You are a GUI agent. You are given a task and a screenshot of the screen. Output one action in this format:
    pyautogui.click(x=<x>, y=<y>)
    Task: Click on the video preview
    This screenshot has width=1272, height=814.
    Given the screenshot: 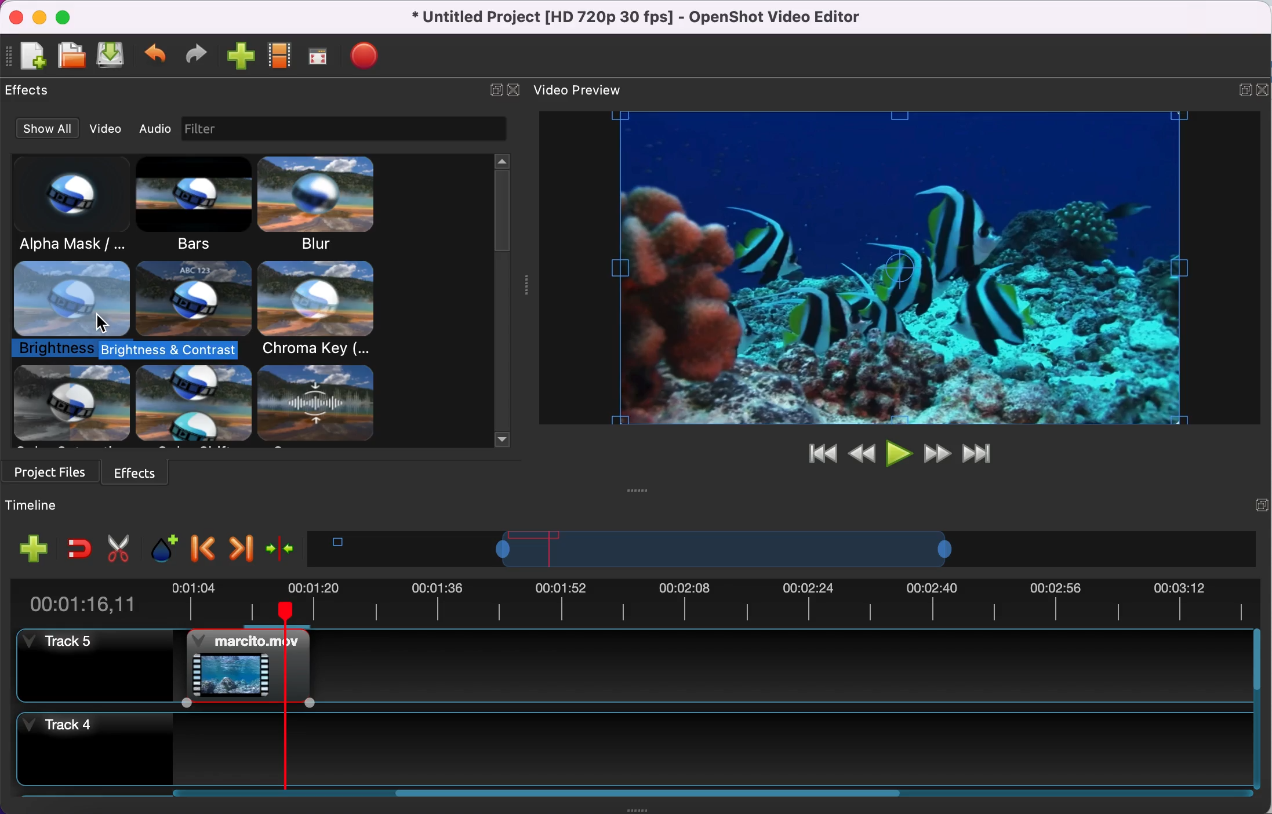 What is the action you would take?
    pyautogui.click(x=582, y=89)
    